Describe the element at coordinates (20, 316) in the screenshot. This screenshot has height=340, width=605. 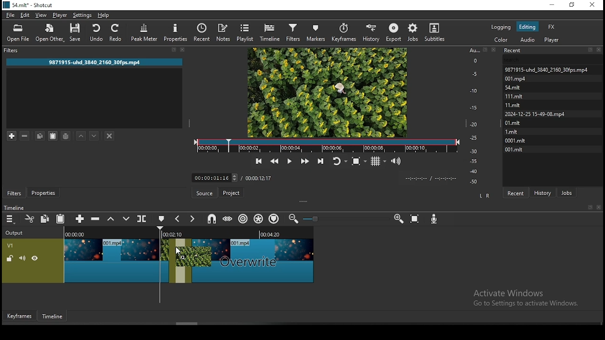
I see `keyframe` at that location.